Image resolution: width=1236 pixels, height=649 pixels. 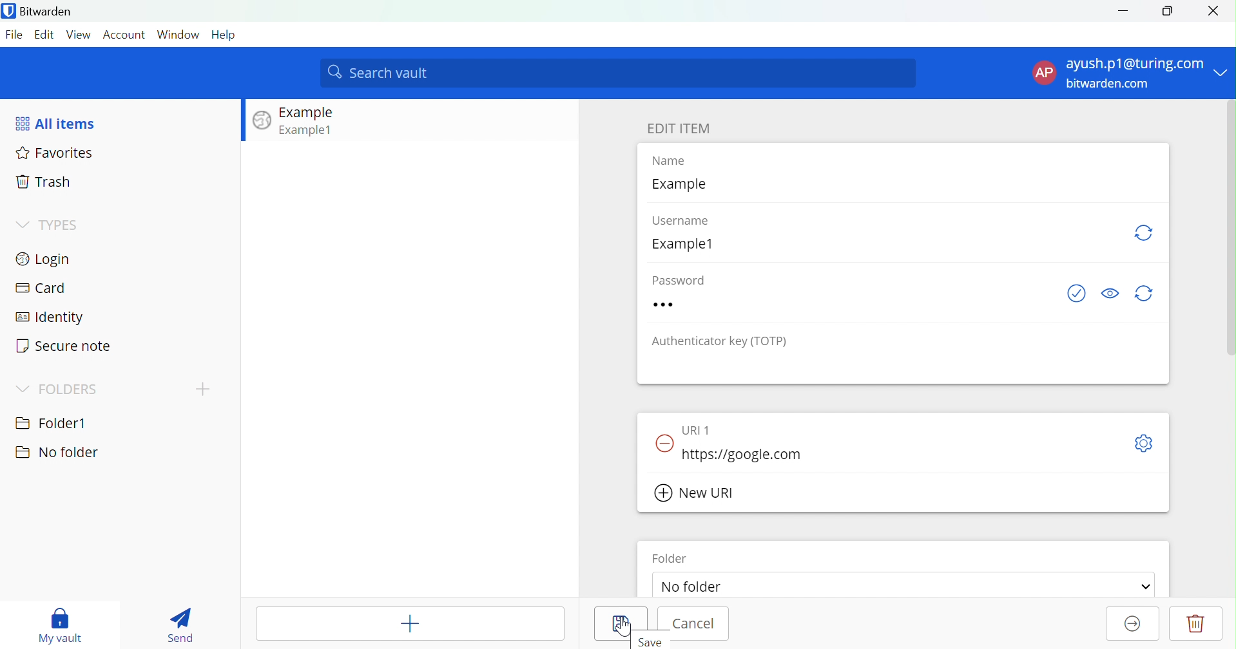 I want to click on Drop Down, so click(x=22, y=388).